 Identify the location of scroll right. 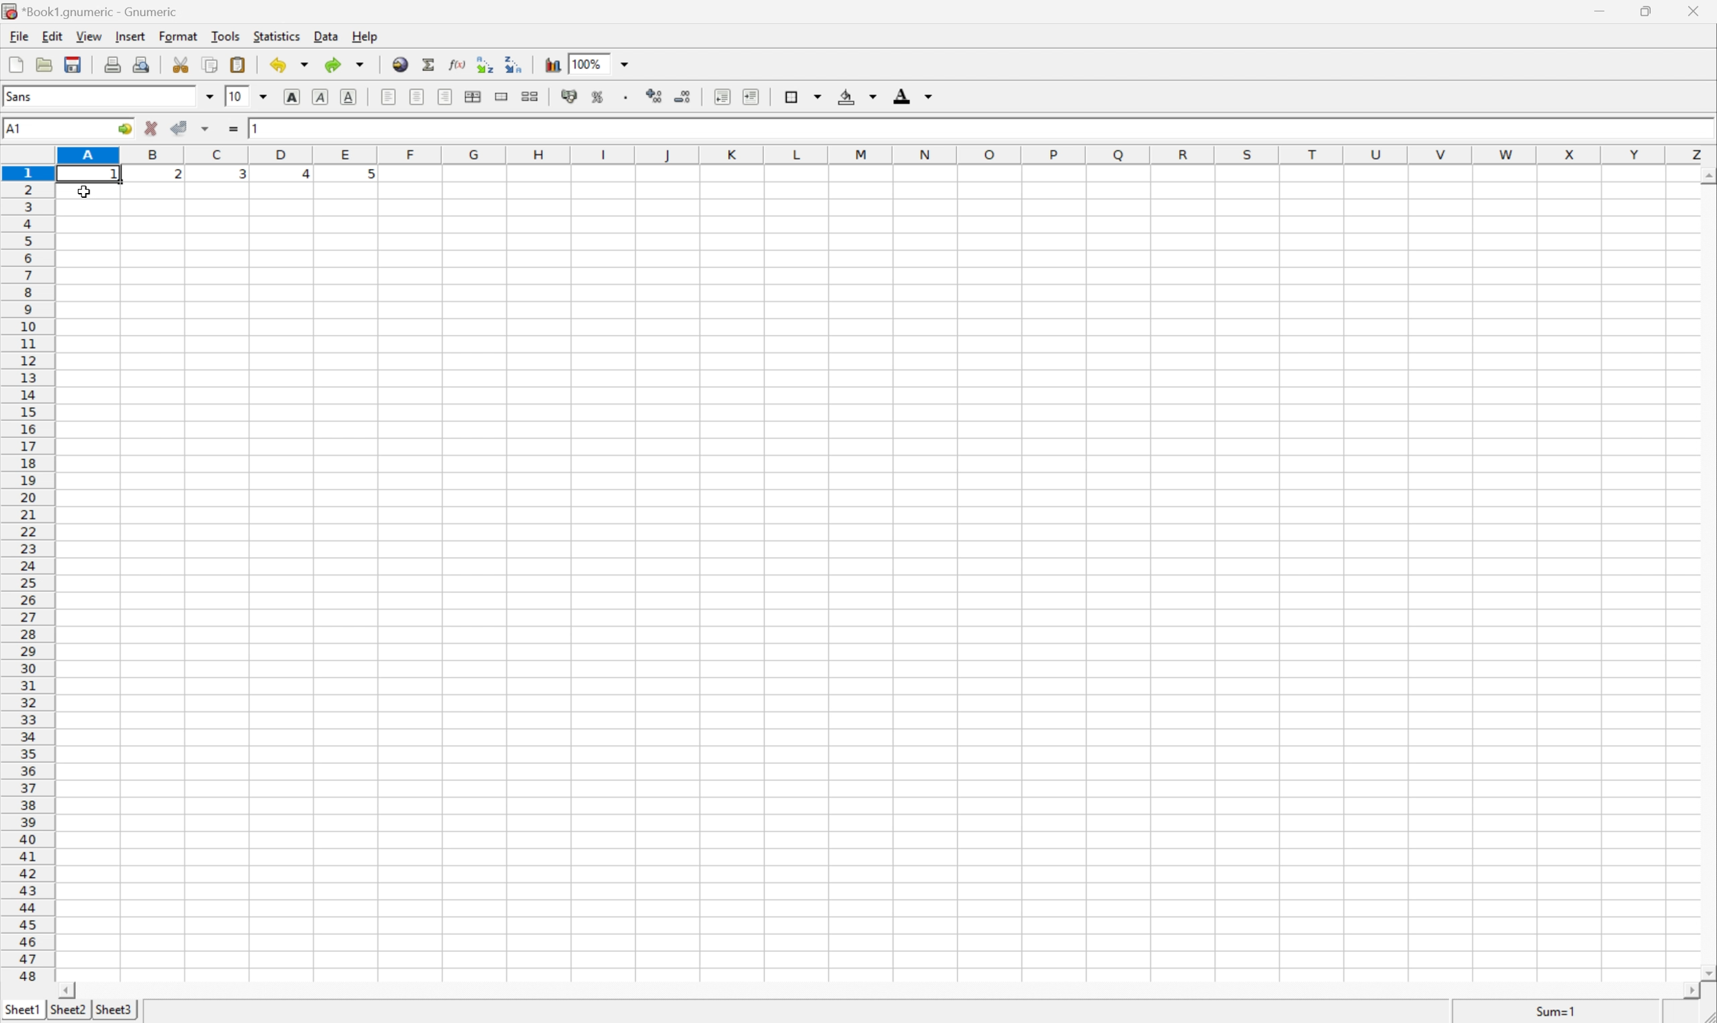
(1693, 992).